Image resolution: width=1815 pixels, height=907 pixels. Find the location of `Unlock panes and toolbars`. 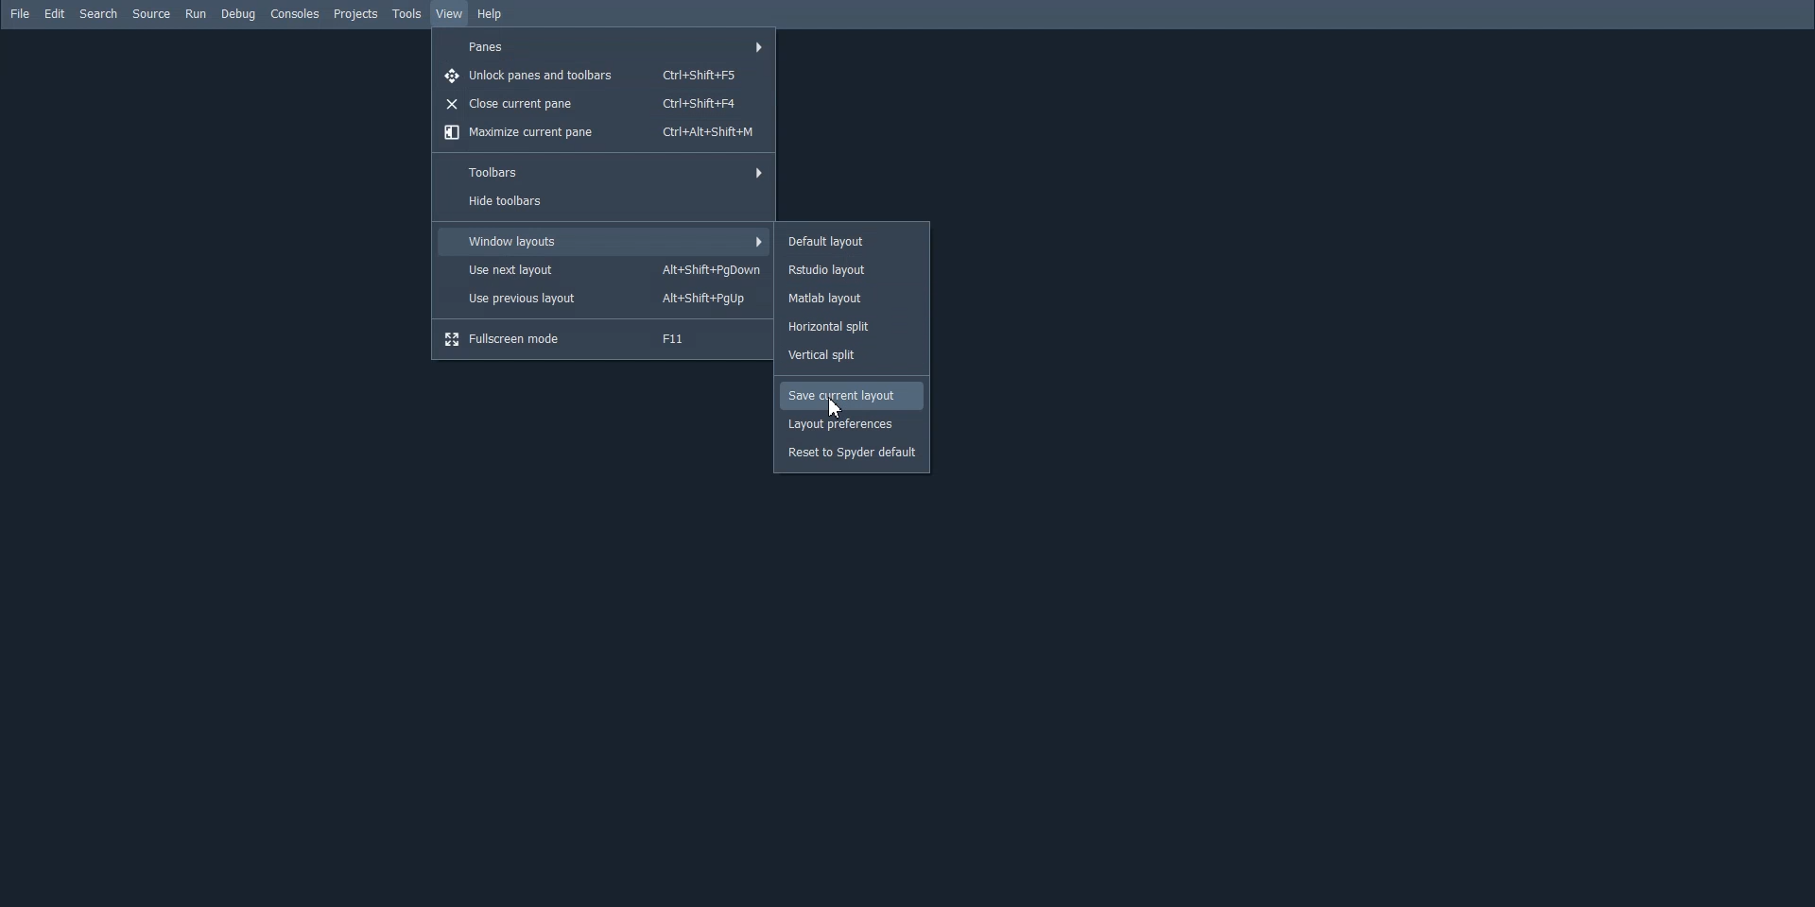

Unlock panes and toolbars is located at coordinates (604, 74).